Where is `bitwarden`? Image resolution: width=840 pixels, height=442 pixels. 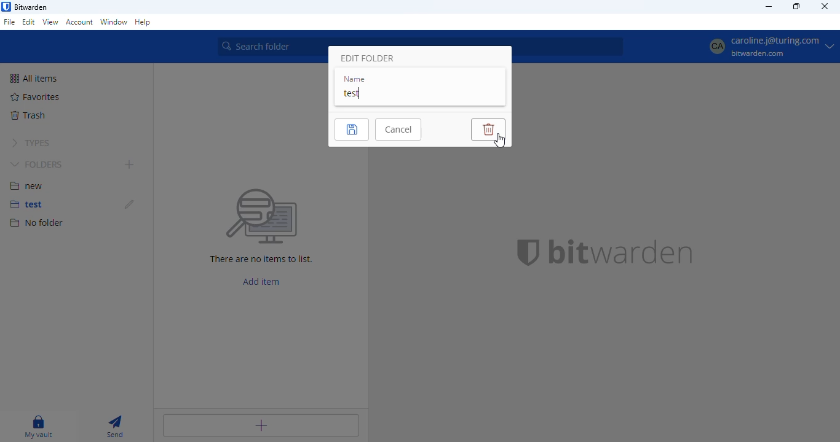
bitwarden is located at coordinates (31, 7).